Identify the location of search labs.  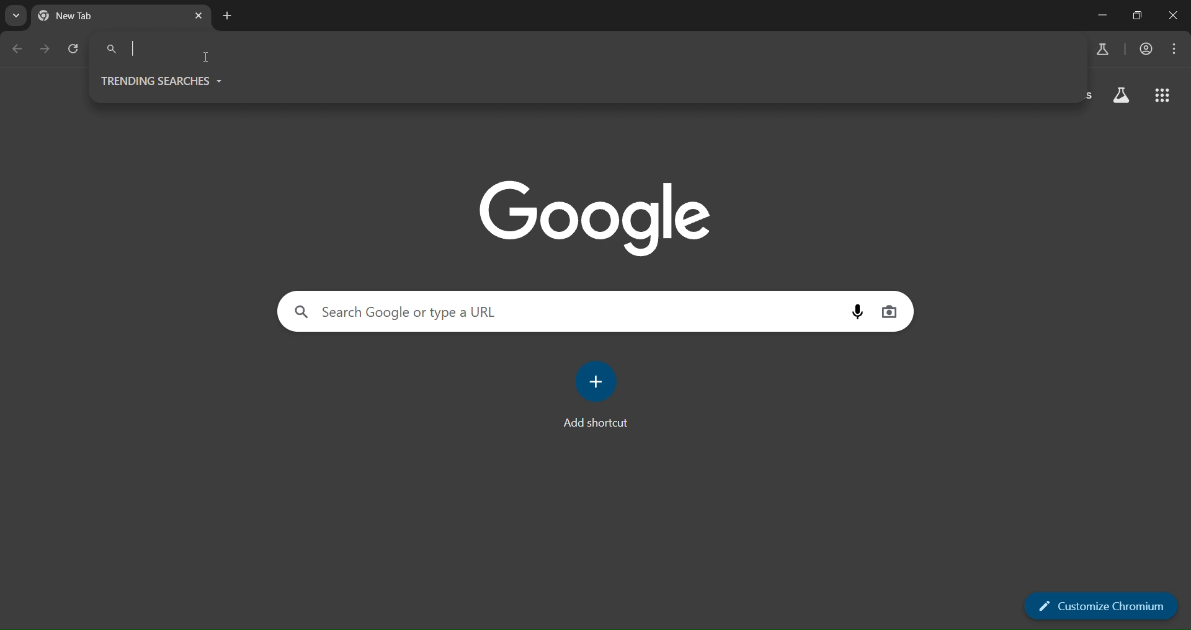
(1120, 96).